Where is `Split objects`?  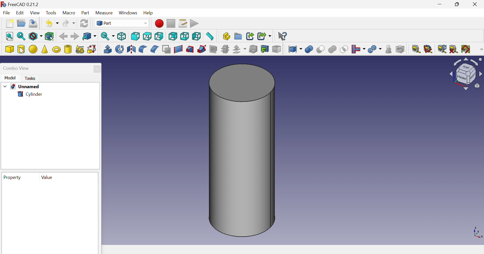
Split objects is located at coordinates (375, 49).